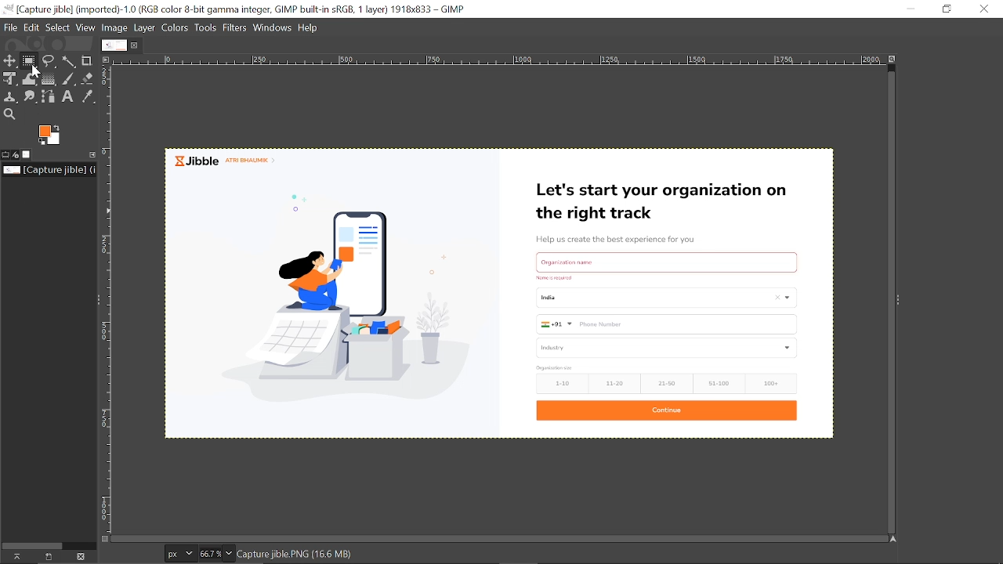  What do you see at coordinates (111, 300) in the screenshot?
I see `vertical ruler` at bounding box center [111, 300].